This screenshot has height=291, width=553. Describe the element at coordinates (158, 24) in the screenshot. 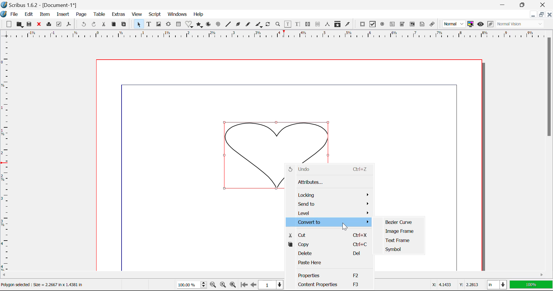

I see `Image Frames` at that location.